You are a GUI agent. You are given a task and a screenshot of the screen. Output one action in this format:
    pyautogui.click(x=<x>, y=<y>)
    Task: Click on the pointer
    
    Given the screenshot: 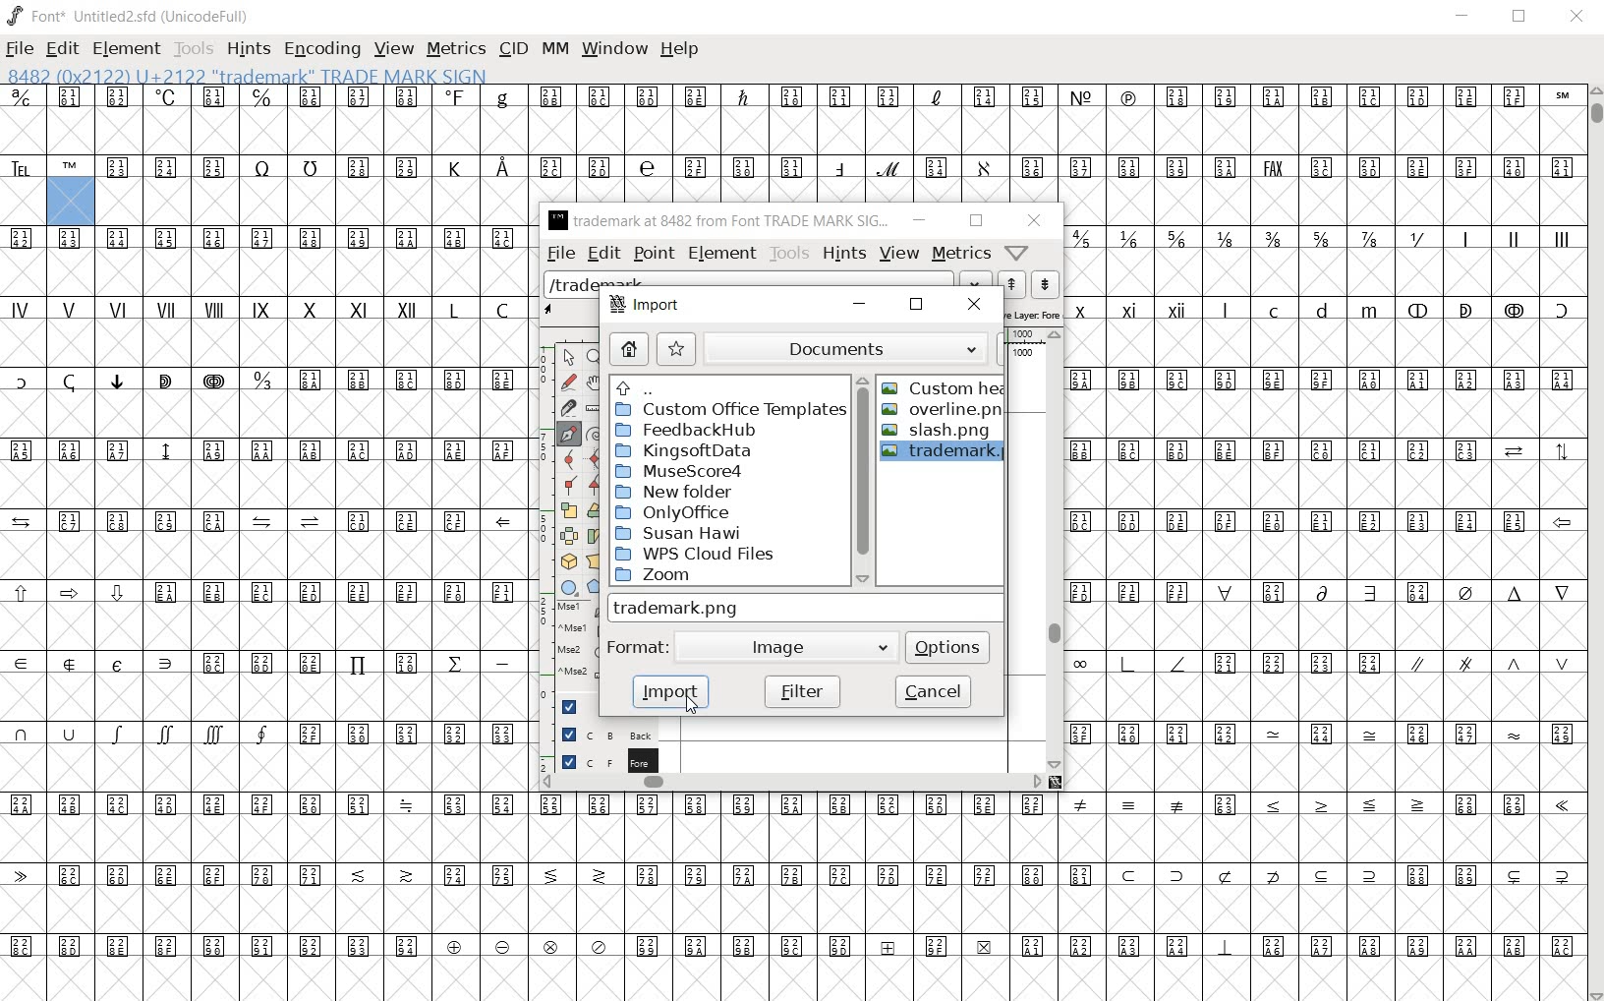 What is the action you would take?
    pyautogui.click(x=569, y=357)
    